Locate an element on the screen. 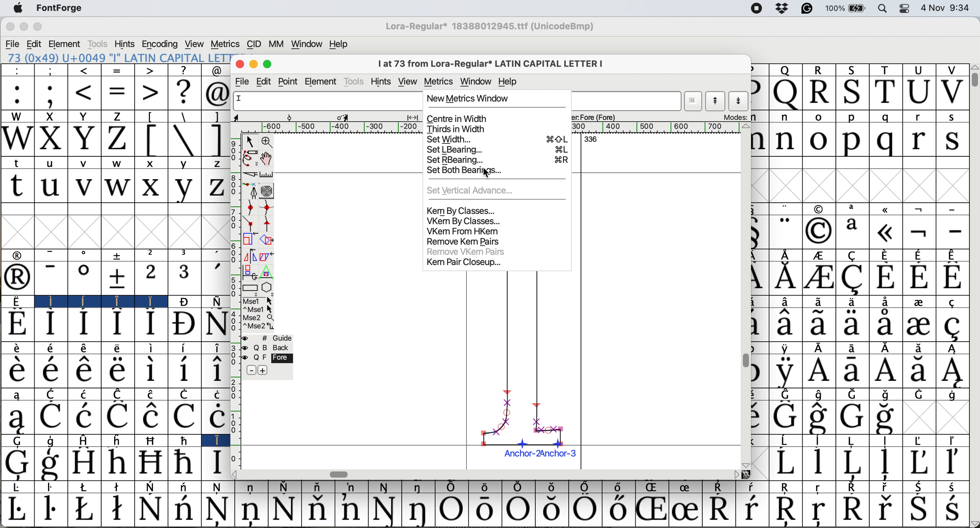  Symbol is located at coordinates (787, 510).